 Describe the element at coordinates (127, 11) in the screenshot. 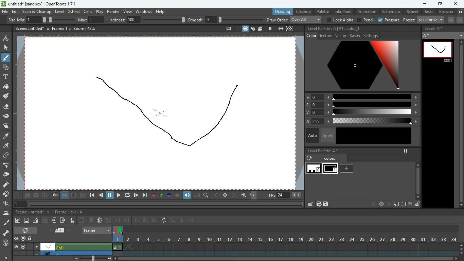

I see `view` at that location.